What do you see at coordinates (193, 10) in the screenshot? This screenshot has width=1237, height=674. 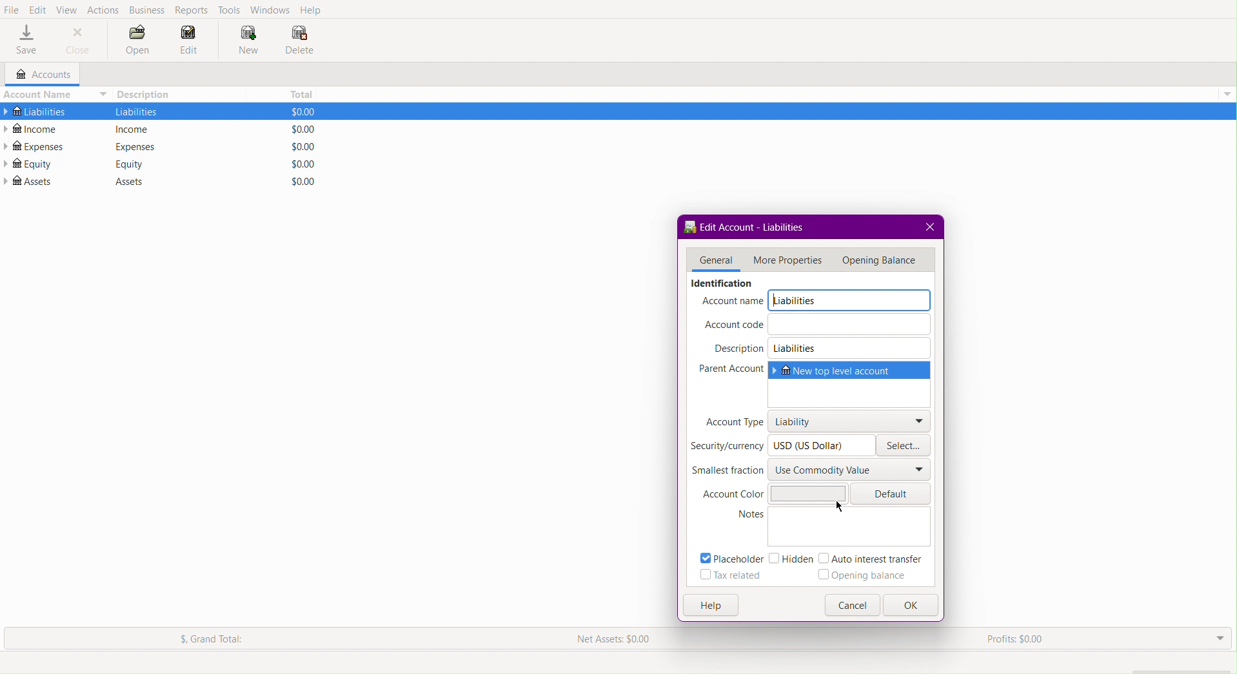 I see `Reports` at bounding box center [193, 10].